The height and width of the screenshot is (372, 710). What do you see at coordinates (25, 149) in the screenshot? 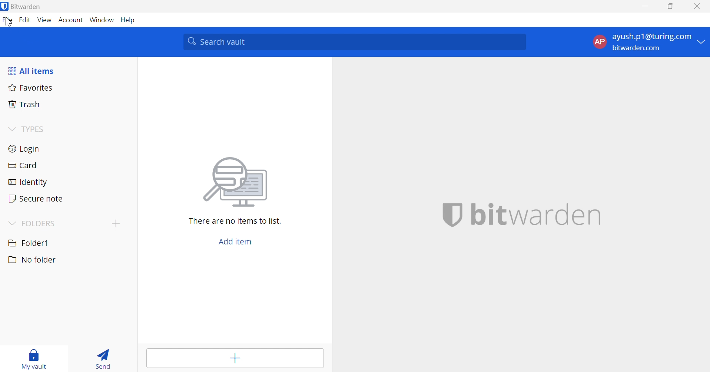
I see `Login` at bounding box center [25, 149].